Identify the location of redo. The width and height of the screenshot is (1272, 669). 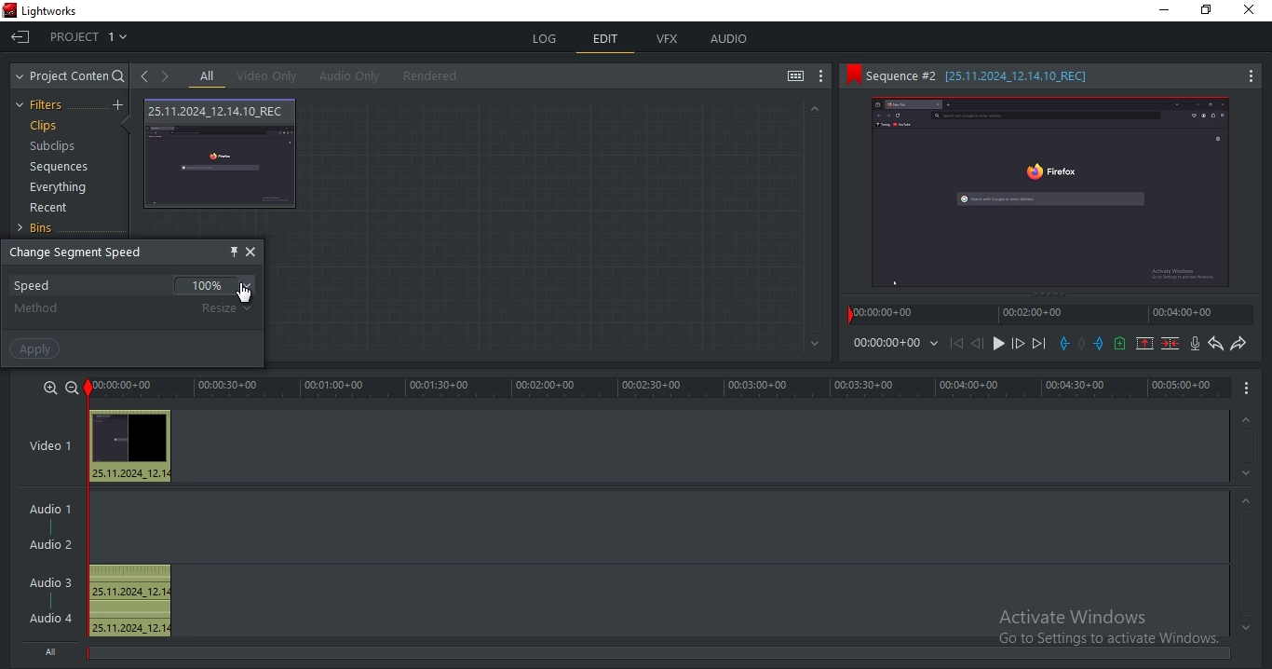
(1238, 345).